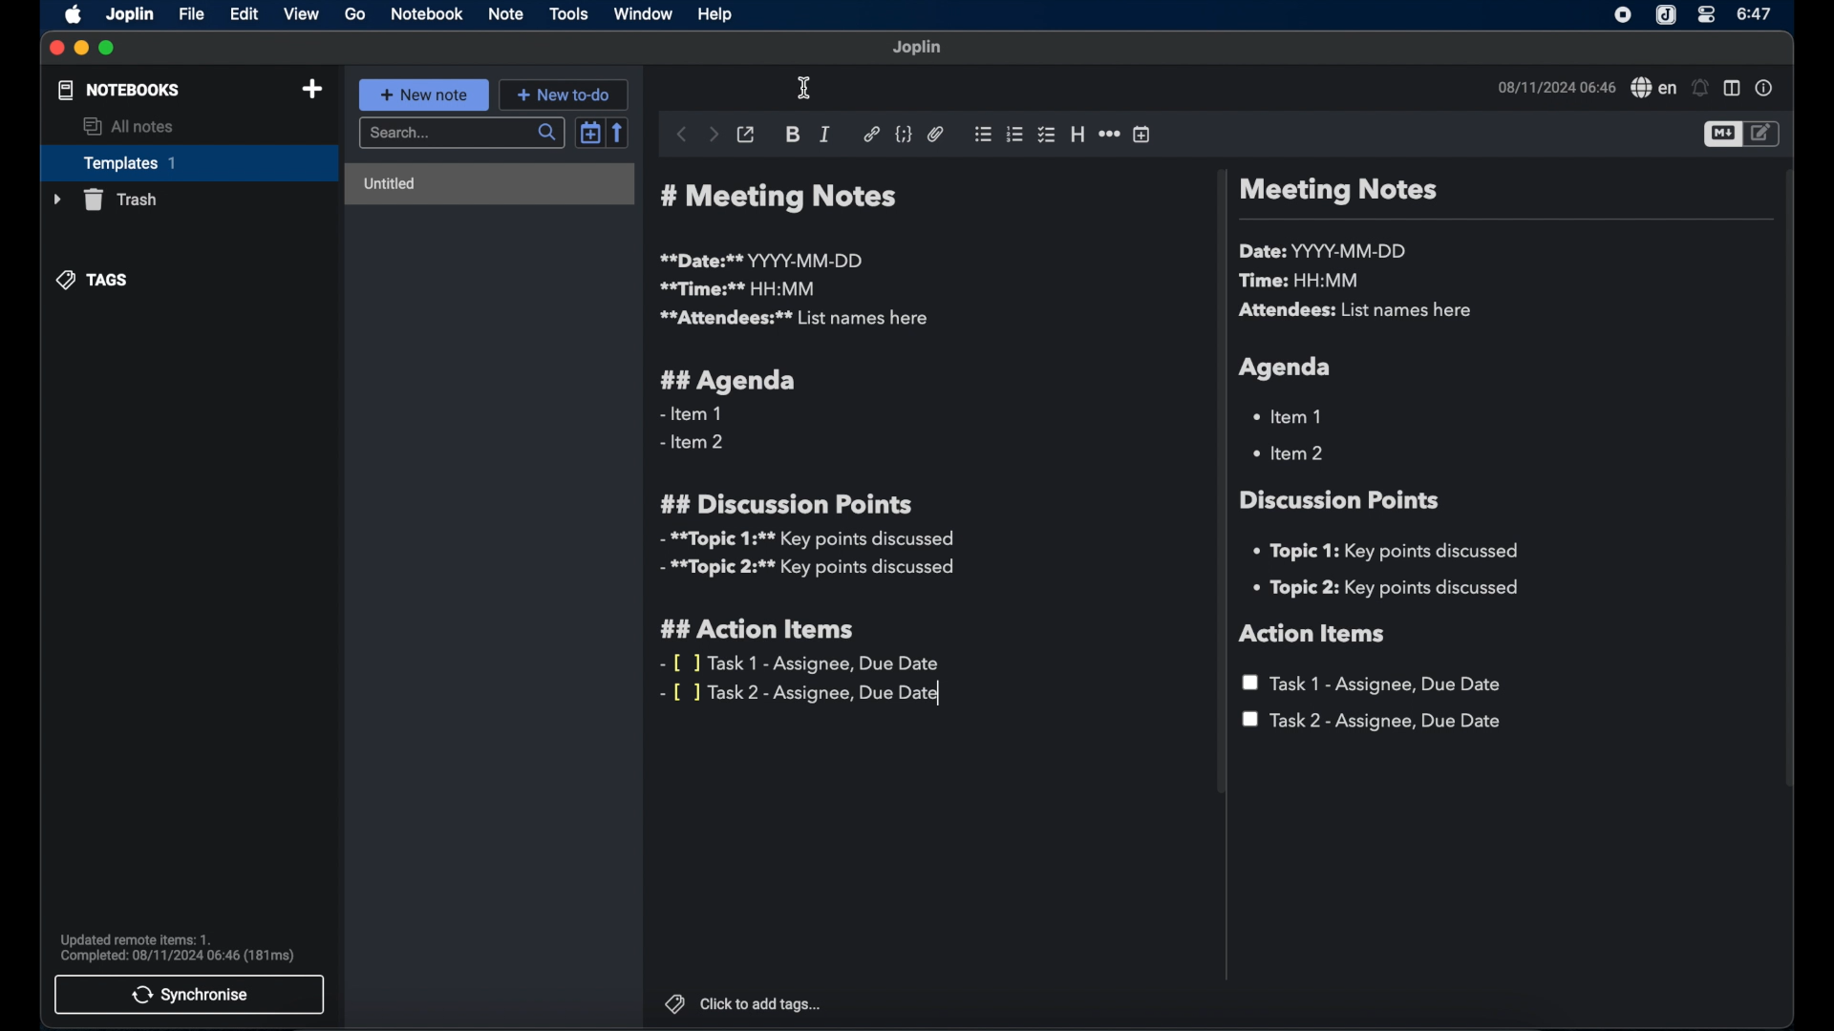  I want to click on attach file, so click(936, 135).